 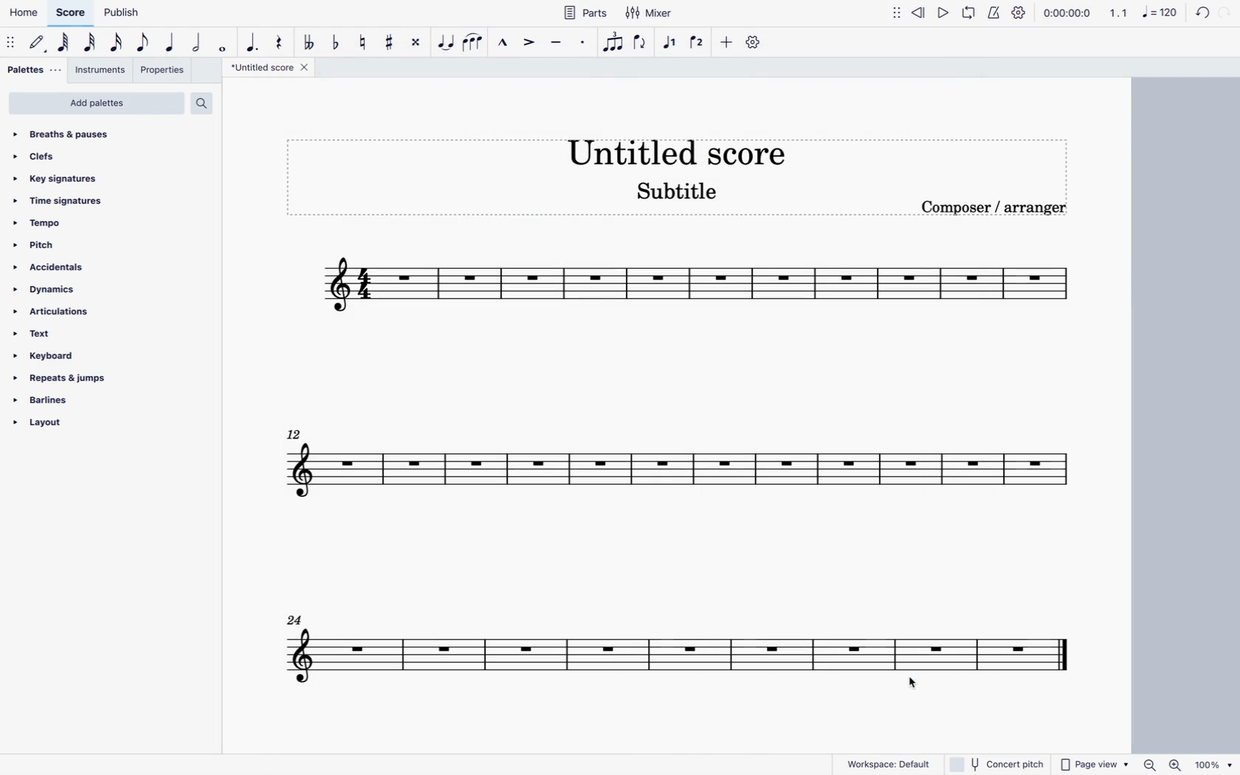 What do you see at coordinates (416, 44) in the screenshot?
I see `toggle double sharp` at bounding box center [416, 44].